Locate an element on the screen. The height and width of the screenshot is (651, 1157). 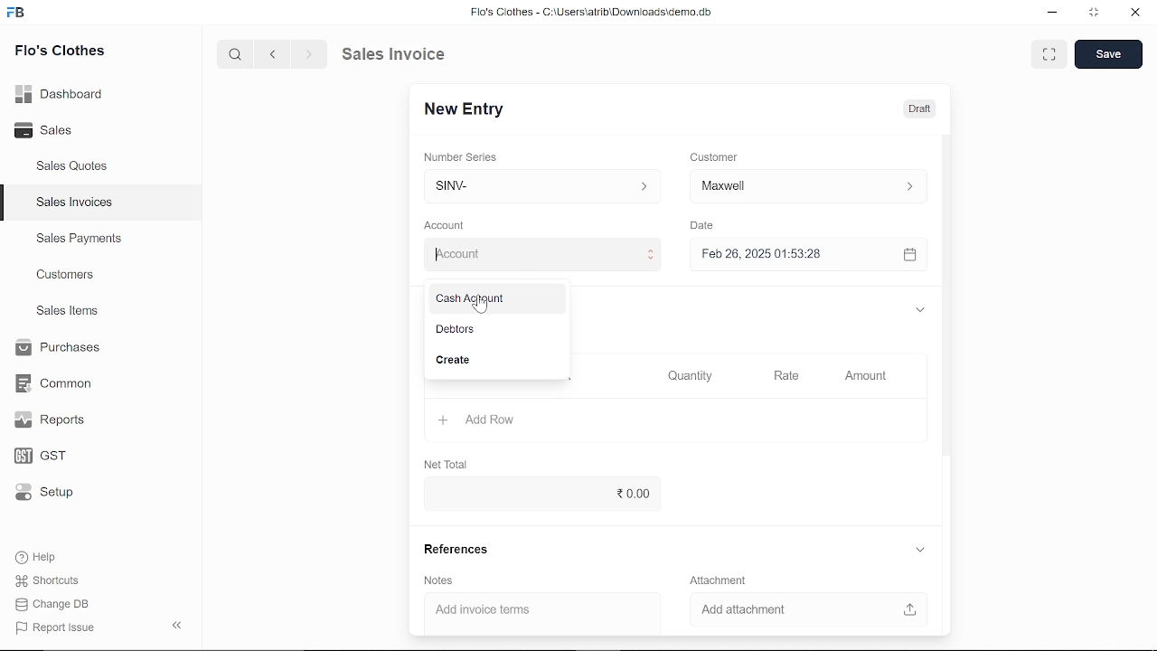
SINV-  is located at coordinates (538, 186).